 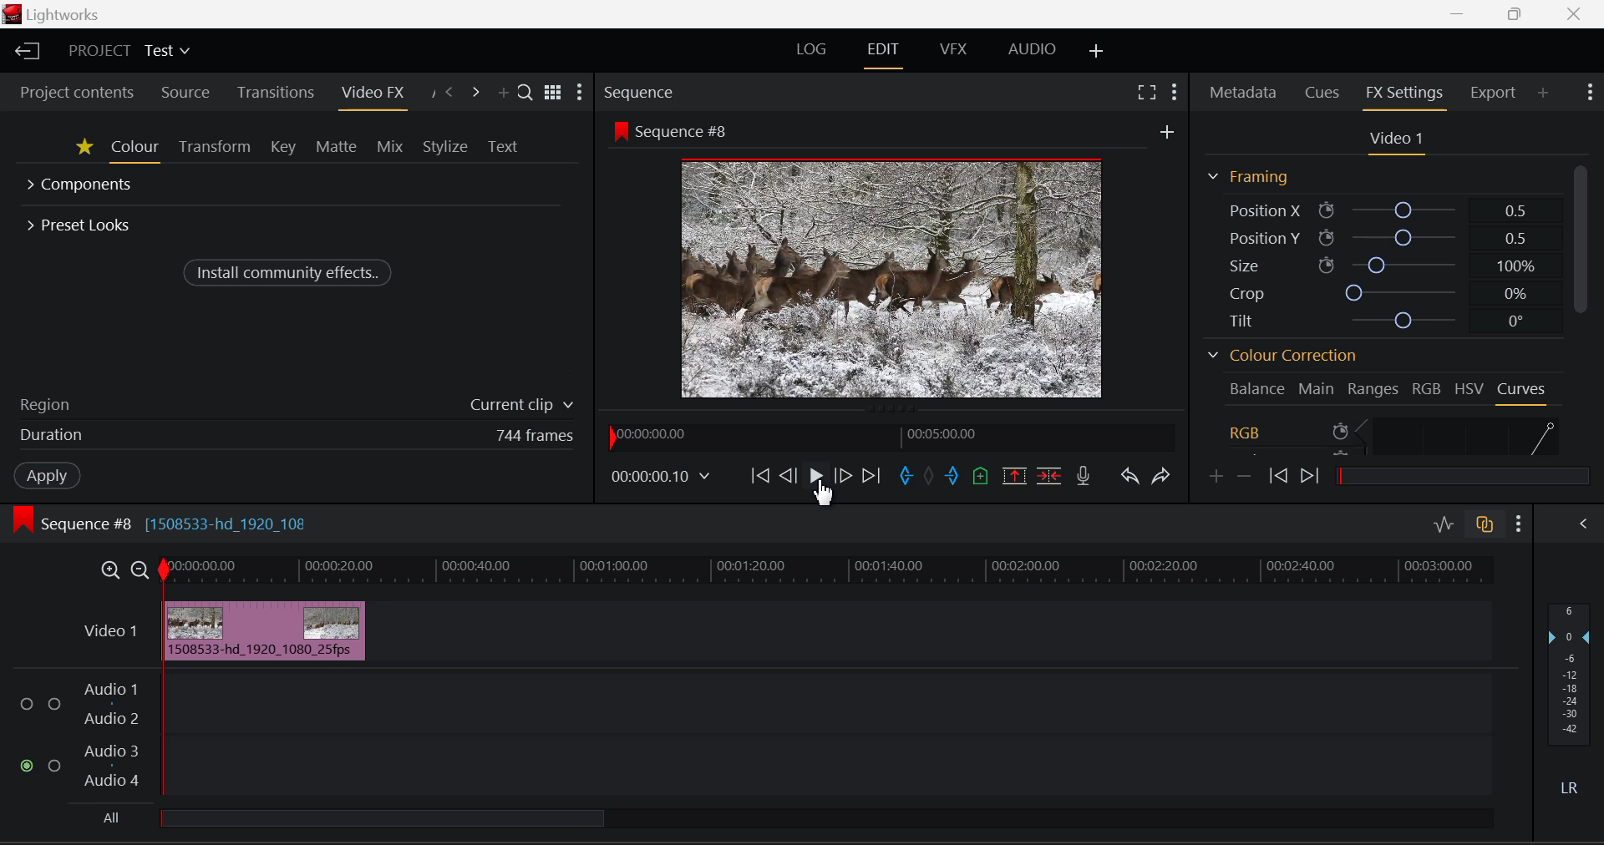 What do you see at coordinates (1392, 140) in the screenshot?
I see `Video Settings` at bounding box center [1392, 140].